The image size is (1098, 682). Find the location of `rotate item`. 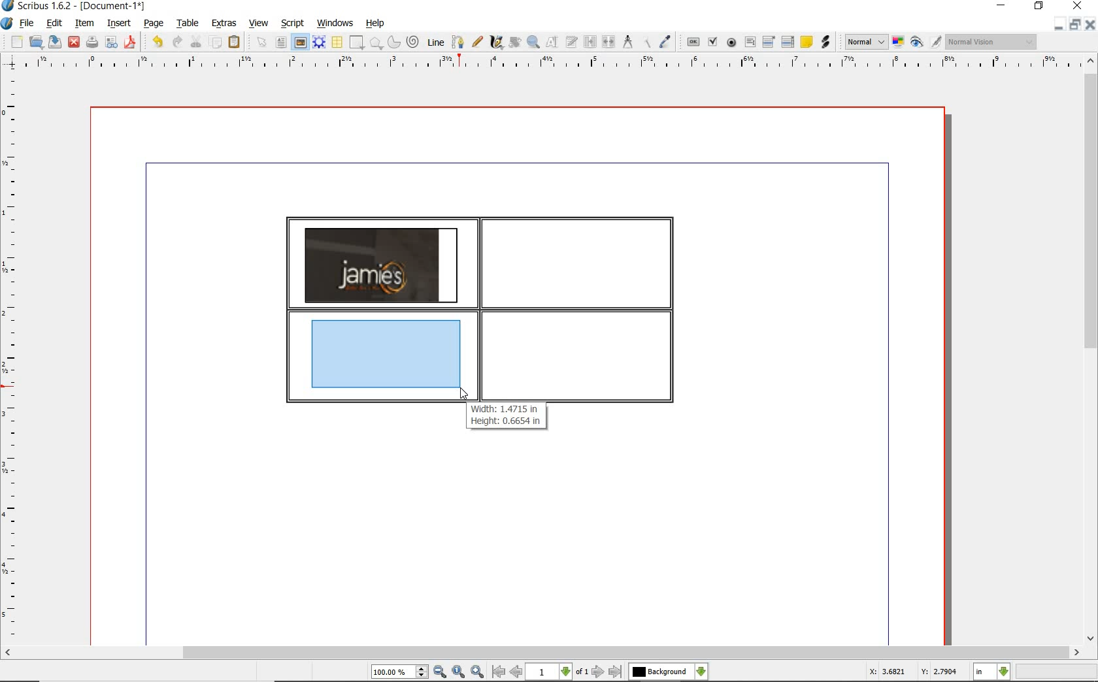

rotate item is located at coordinates (514, 43).